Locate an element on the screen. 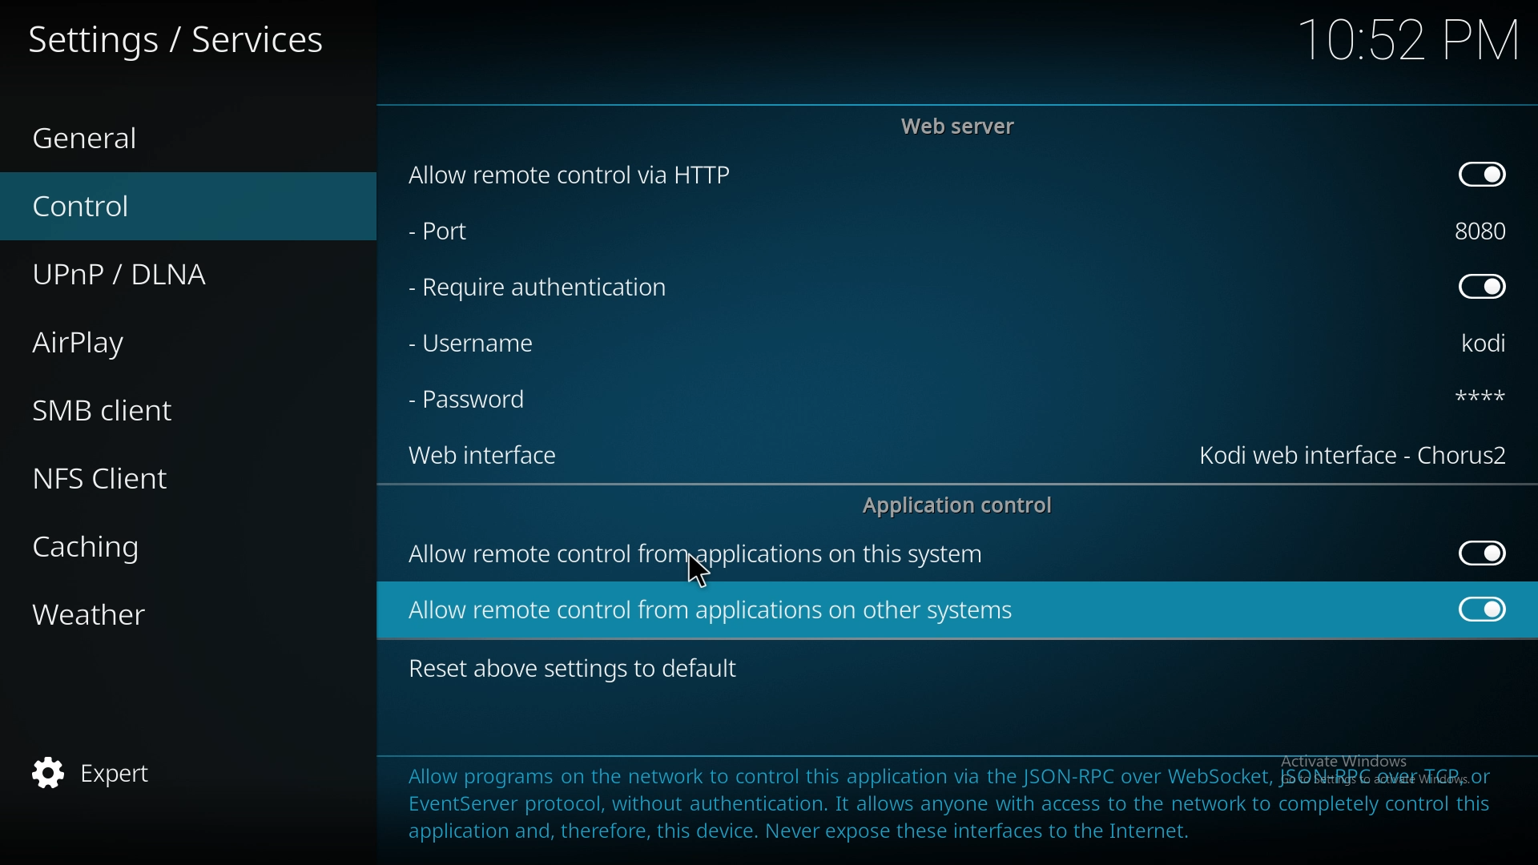  allow remote control from apps on this system is located at coordinates (699, 557).